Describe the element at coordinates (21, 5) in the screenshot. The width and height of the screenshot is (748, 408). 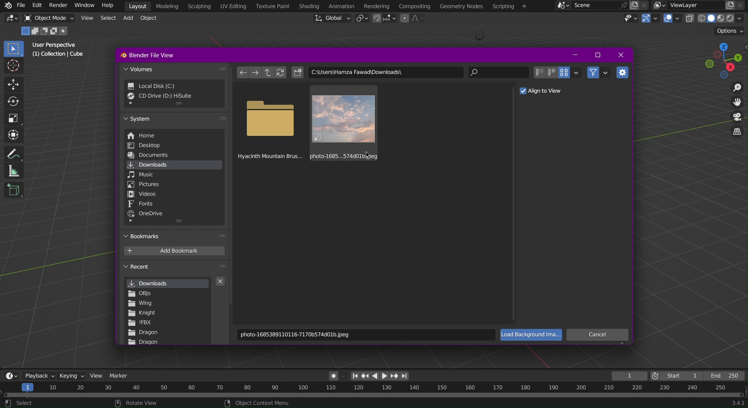
I see `File` at that location.